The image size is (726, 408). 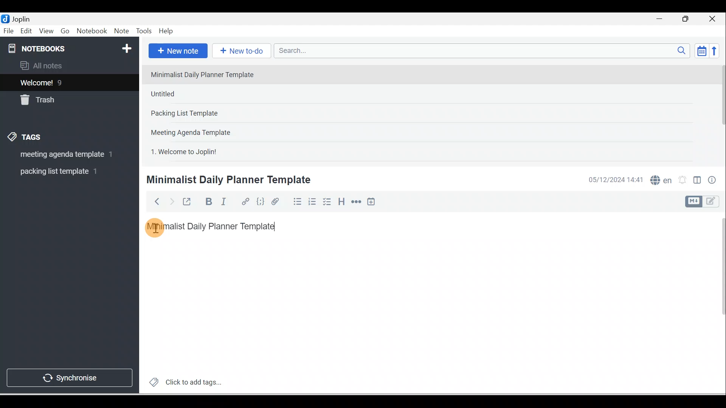 What do you see at coordinates (171, 201) in the screenshot?
I see `Forward` at bounding box center [171, 201].